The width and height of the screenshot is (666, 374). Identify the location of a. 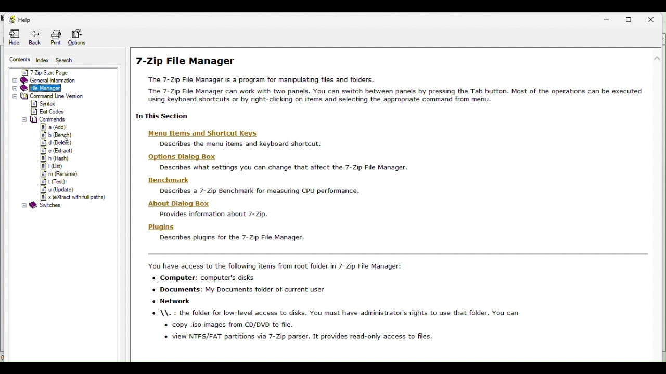
(57, 128).